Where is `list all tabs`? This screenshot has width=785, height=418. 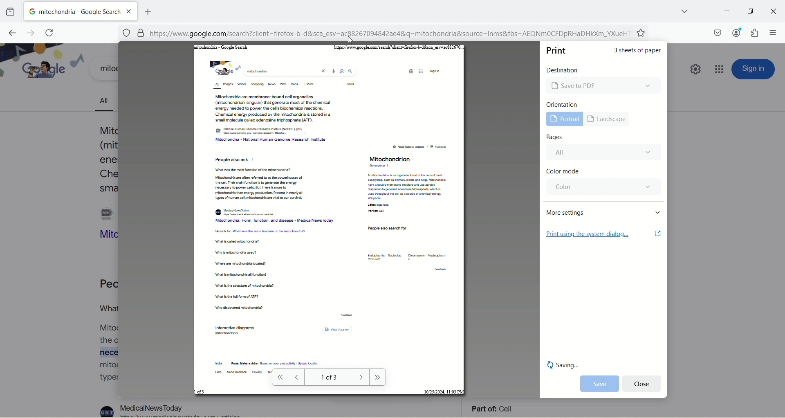 list all tabs is located at coordinates (678, 11).